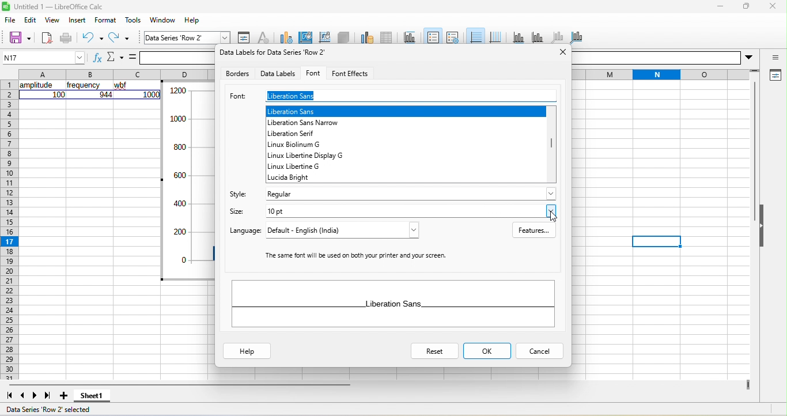 This screenshot has width=787, height=416. I want to click on hide, so click(763, 228).